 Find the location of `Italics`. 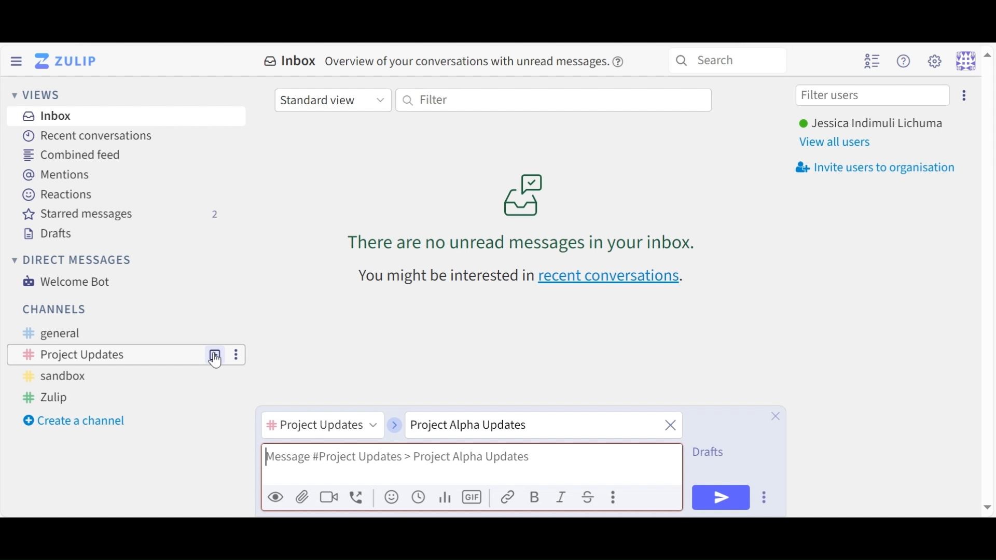

Italics is located at coordinates (562, 496).